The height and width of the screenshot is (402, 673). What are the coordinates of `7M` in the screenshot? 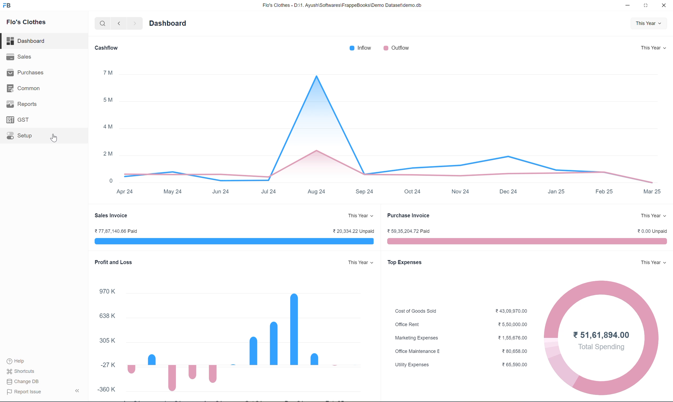 It's located at (109, 72).